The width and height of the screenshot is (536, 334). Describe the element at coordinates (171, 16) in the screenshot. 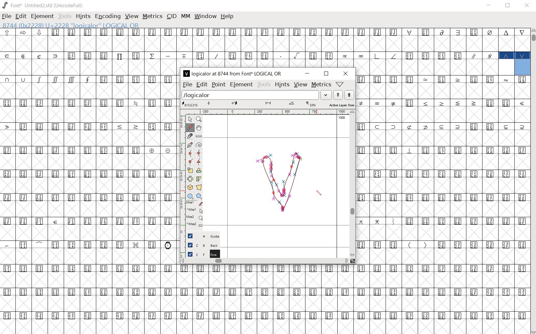

I see `cid` at that location.